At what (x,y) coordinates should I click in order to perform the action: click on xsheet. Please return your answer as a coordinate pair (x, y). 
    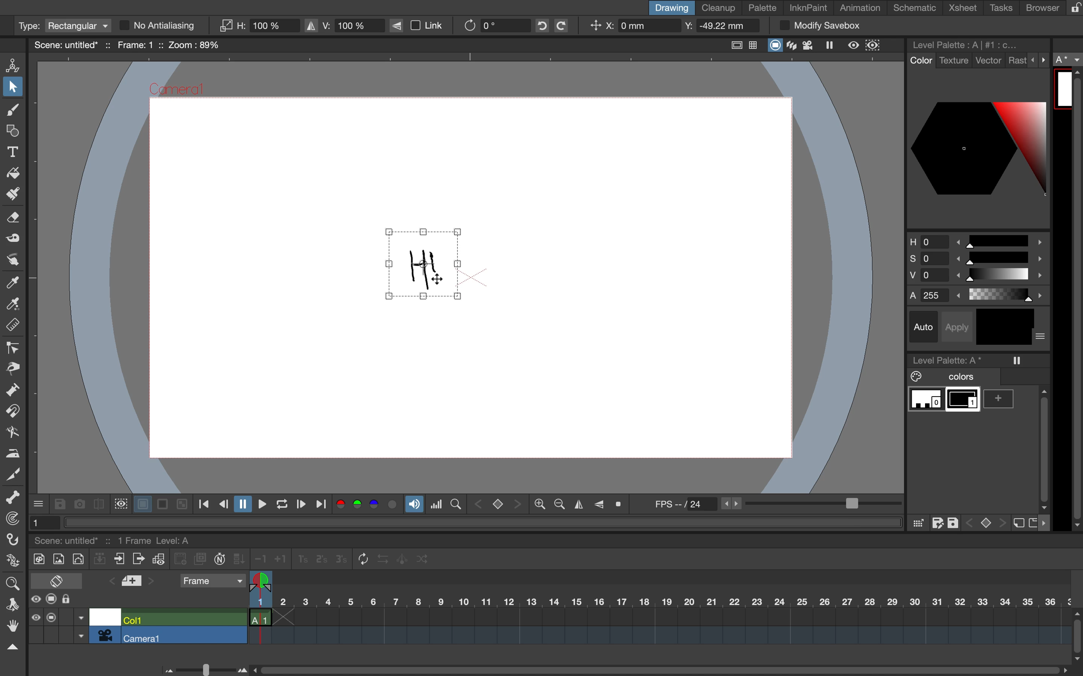
    Looking at the image, I should click on (965, 8).